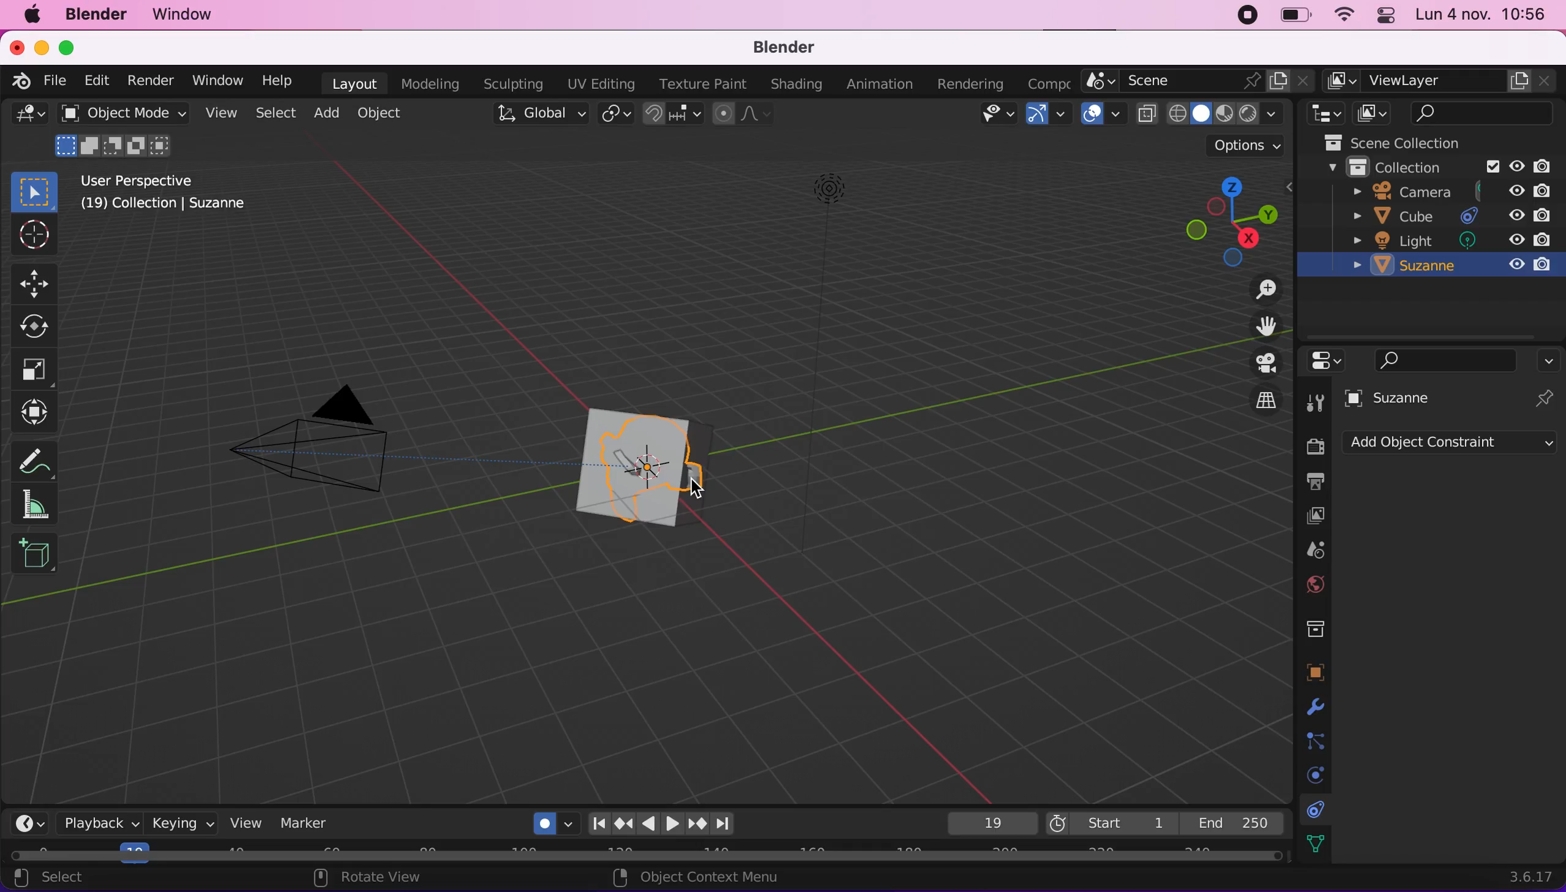  I want to click on proportional editing objects, so click(741, 115).